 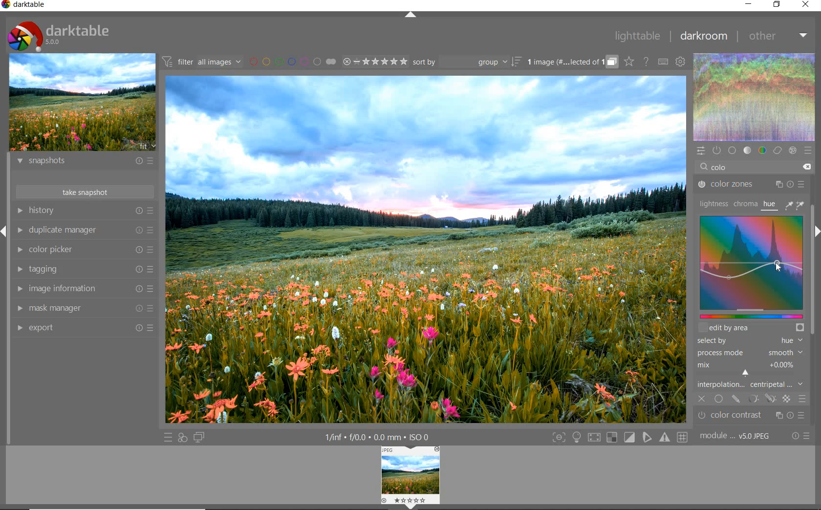 I want to click on show only active modules, so click(x=716, y=149).